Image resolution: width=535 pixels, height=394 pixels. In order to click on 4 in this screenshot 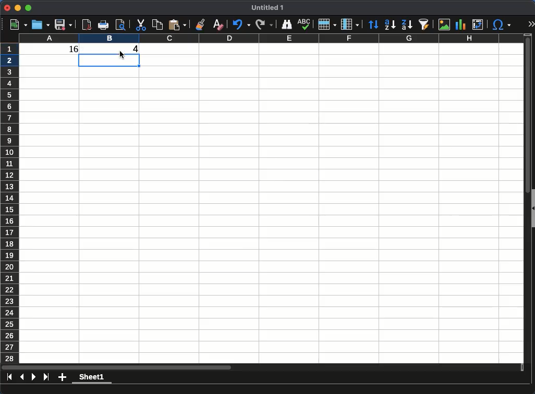, I will do `click(138, 50)`.